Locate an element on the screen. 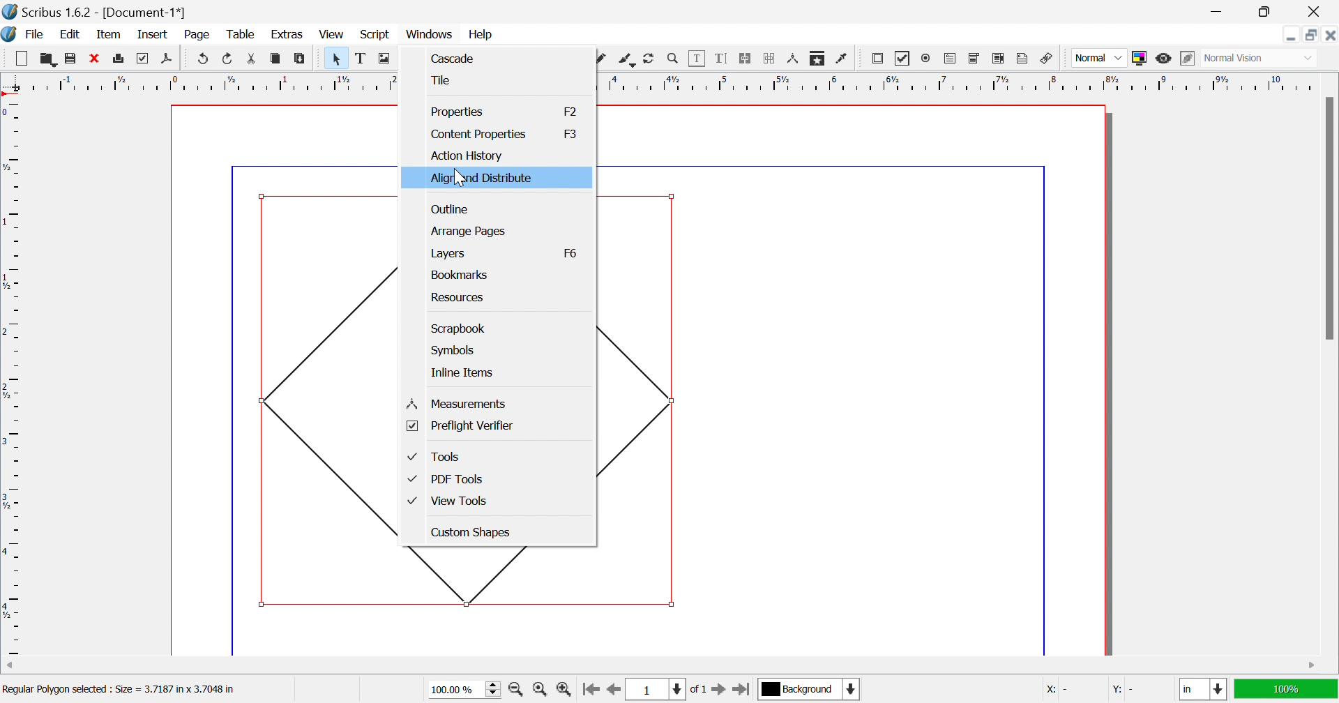 The height and width of the screenshot is (703, 1339). Go to the first page is located at coordinates (590, 693).